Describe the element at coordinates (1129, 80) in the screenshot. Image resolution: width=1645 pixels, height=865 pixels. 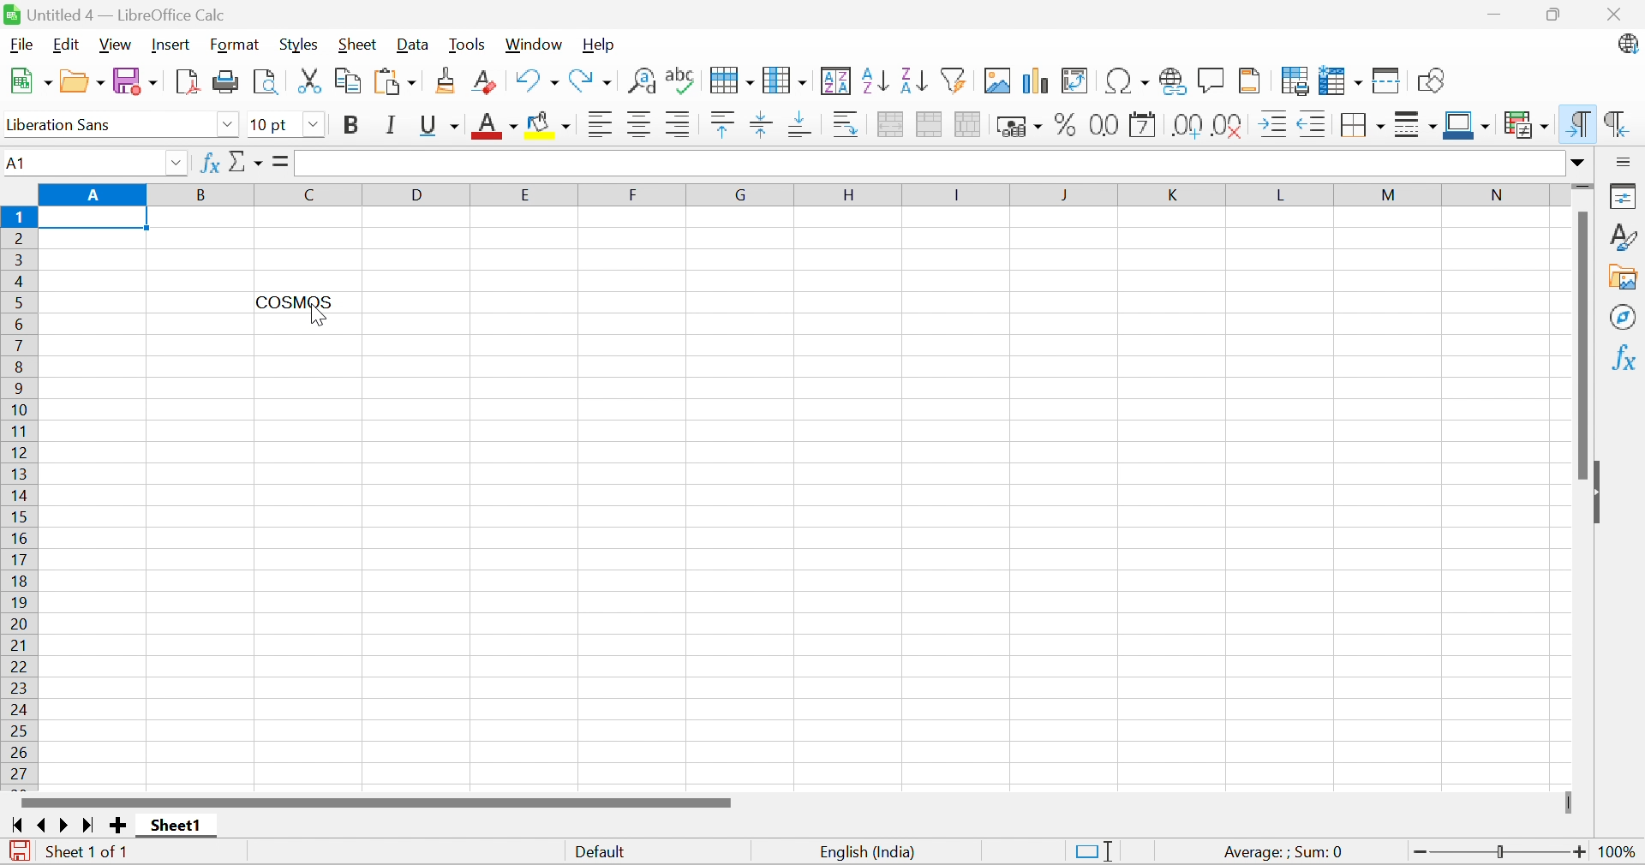
I see `Insert Special Characters` at that location.